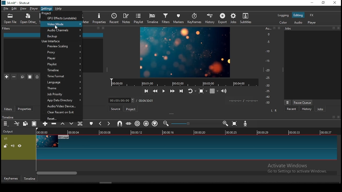 The height and width of the screenshot is (192, 342). What do you see at coordinates (280, 28) in the screenshot?
I see `close` at bounding box center [280, 28].